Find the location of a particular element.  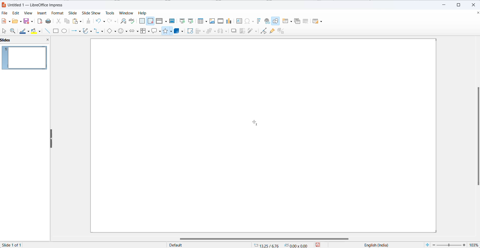

ellipse is located at coordinates (65, 31).